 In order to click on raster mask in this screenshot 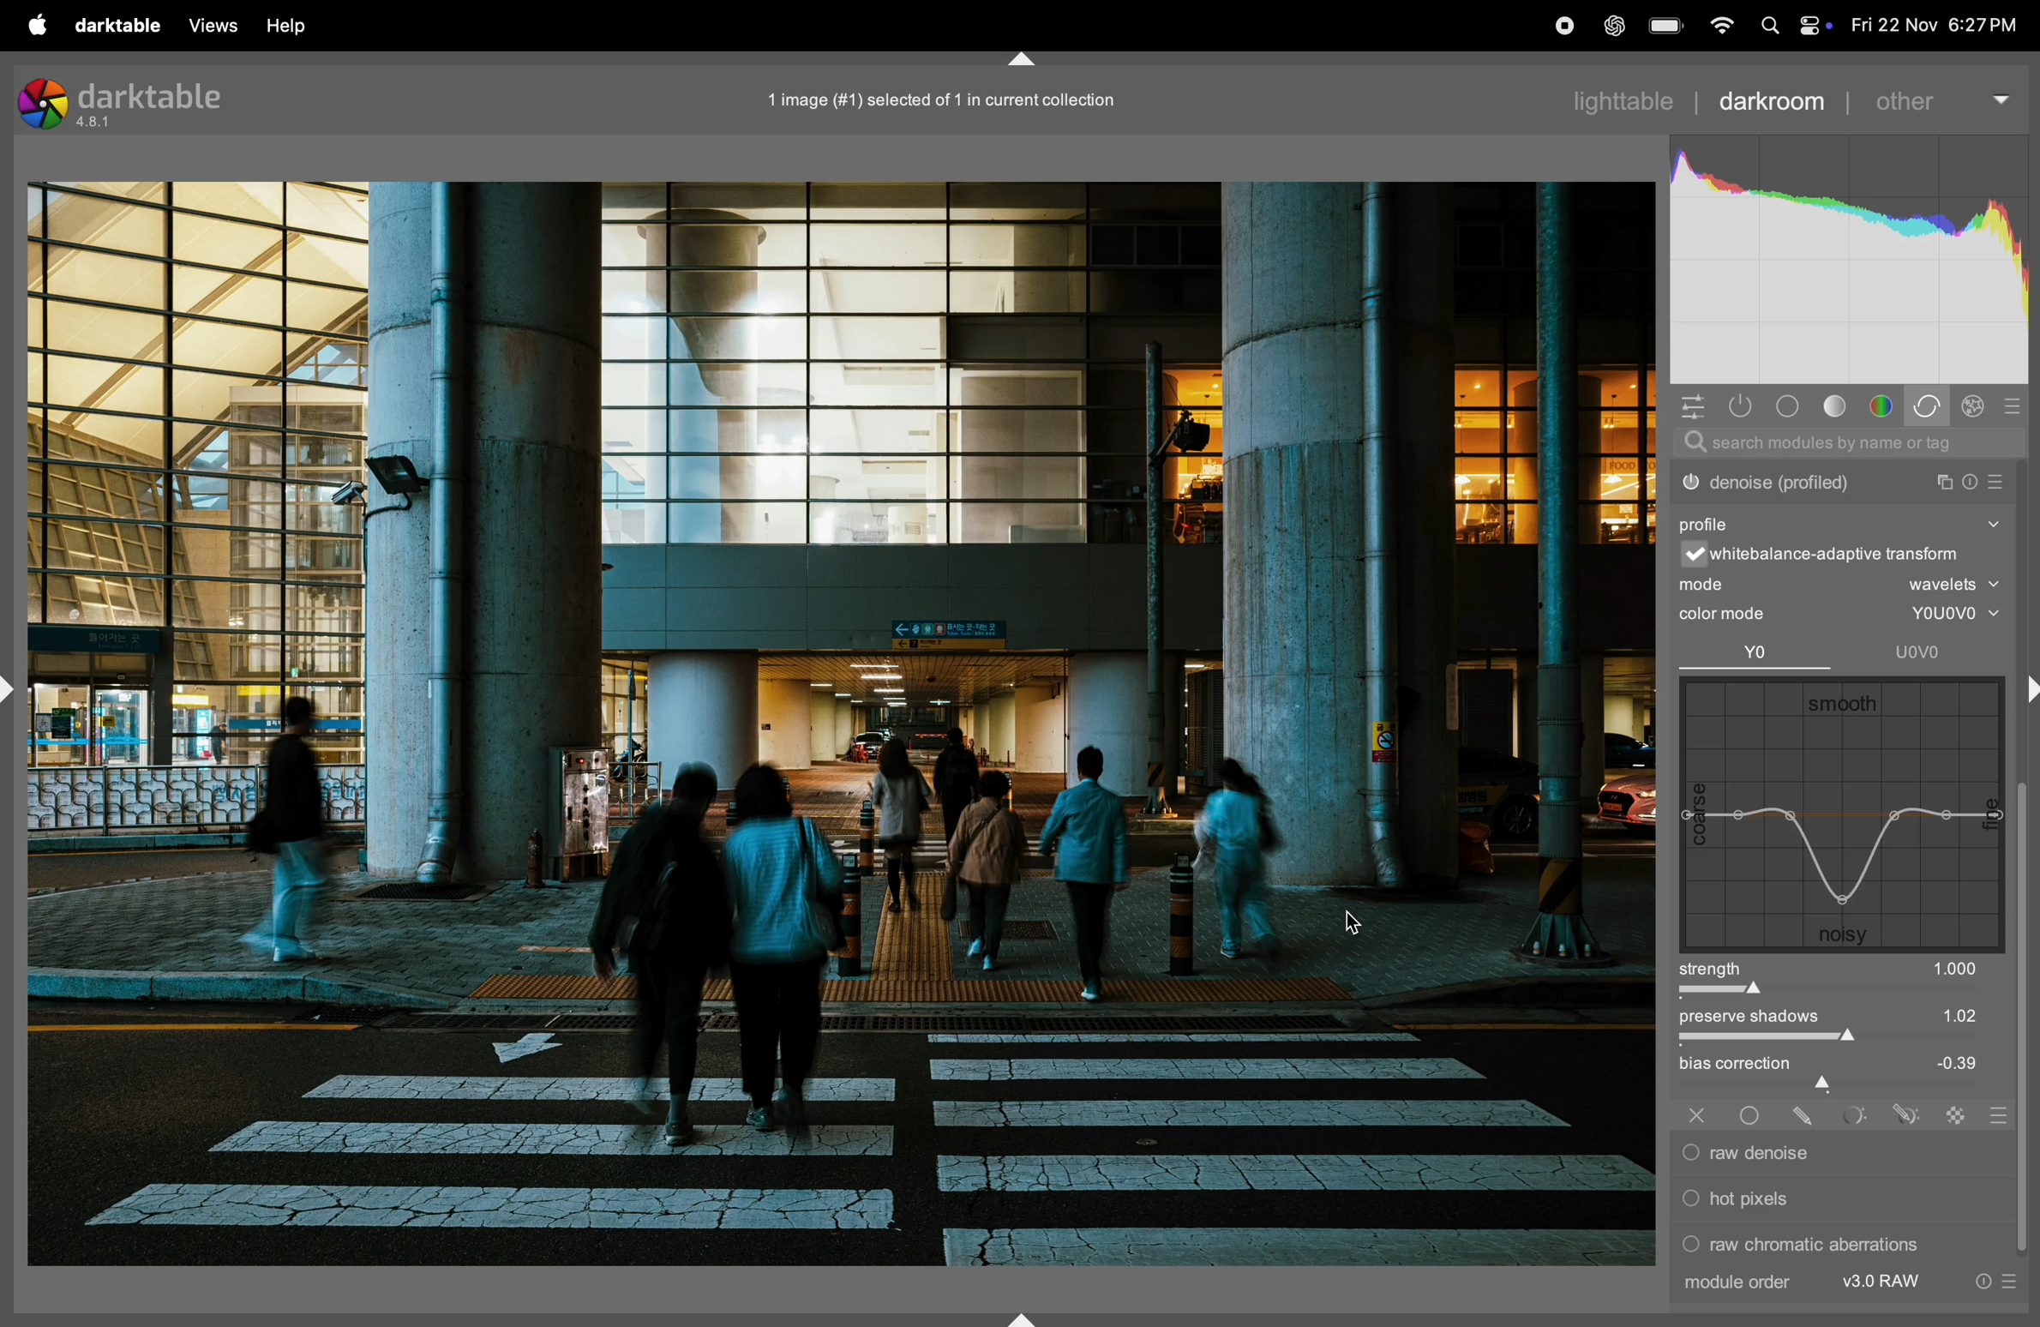, I will do `click(1959, 1114)`.